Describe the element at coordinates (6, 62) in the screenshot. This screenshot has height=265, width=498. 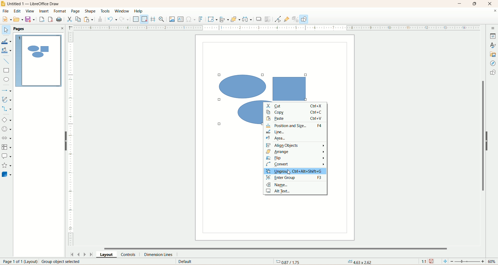
I see `insert line` at that location.